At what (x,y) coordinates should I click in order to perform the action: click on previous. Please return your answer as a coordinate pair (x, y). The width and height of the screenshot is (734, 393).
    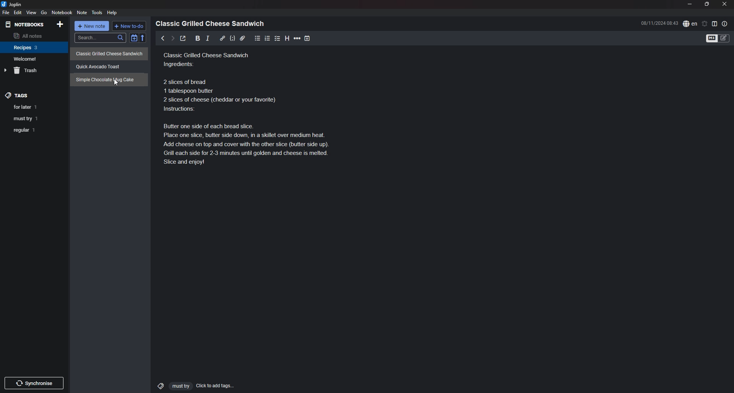
    Looking at the image, I should click on (163, 38).